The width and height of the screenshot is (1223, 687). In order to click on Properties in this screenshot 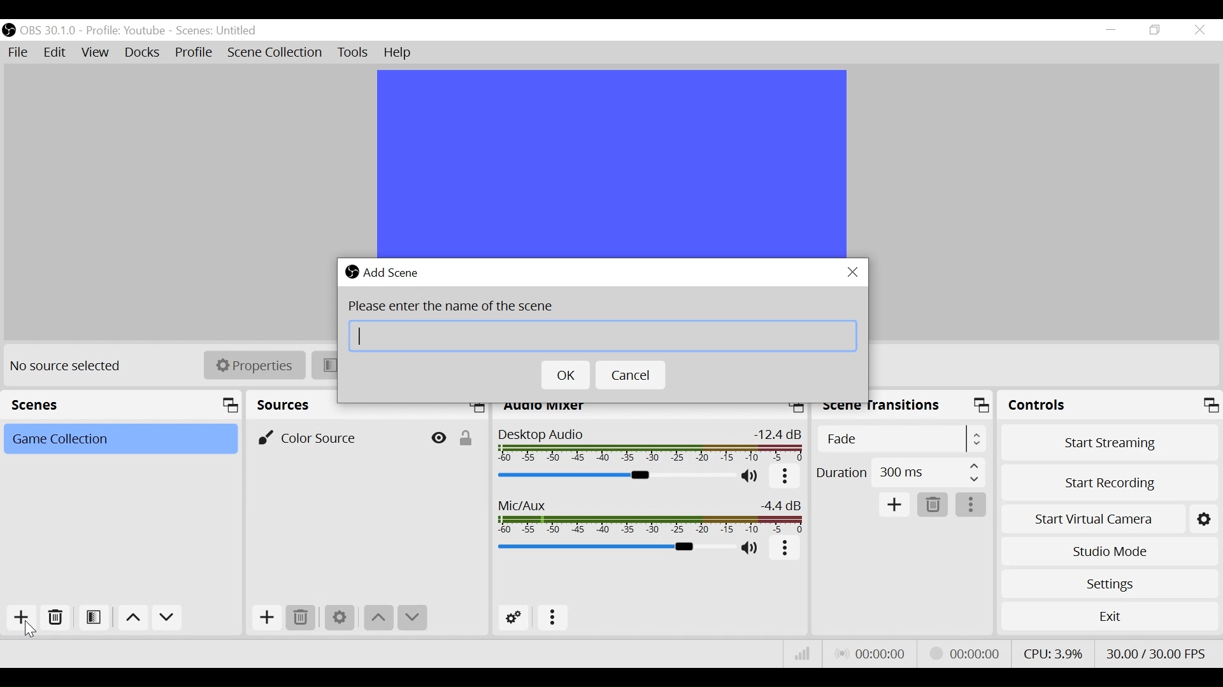, I will do `click(254, 364)`.